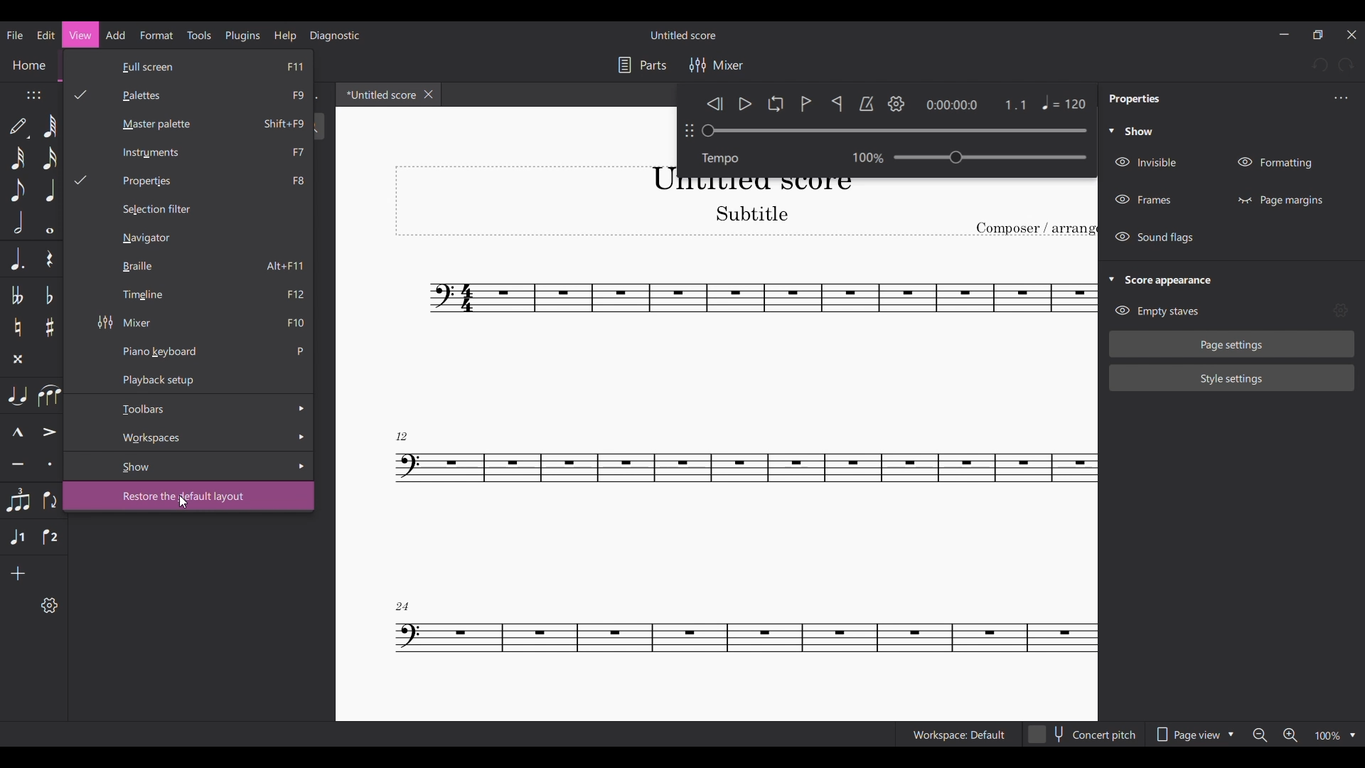  Describe the element at coordinates (45, 35) in the screenshot. I see `Edit` at that location.